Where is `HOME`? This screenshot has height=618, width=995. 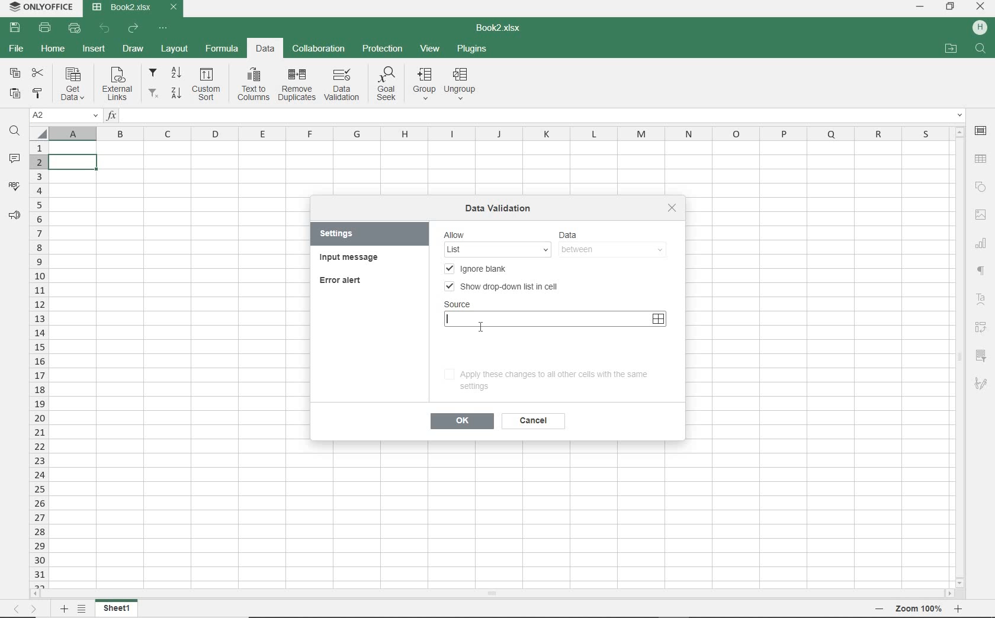
HOME is located at coordinates (54, 50).